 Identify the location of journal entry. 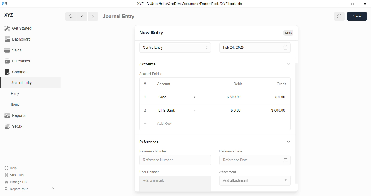
(22, 82).